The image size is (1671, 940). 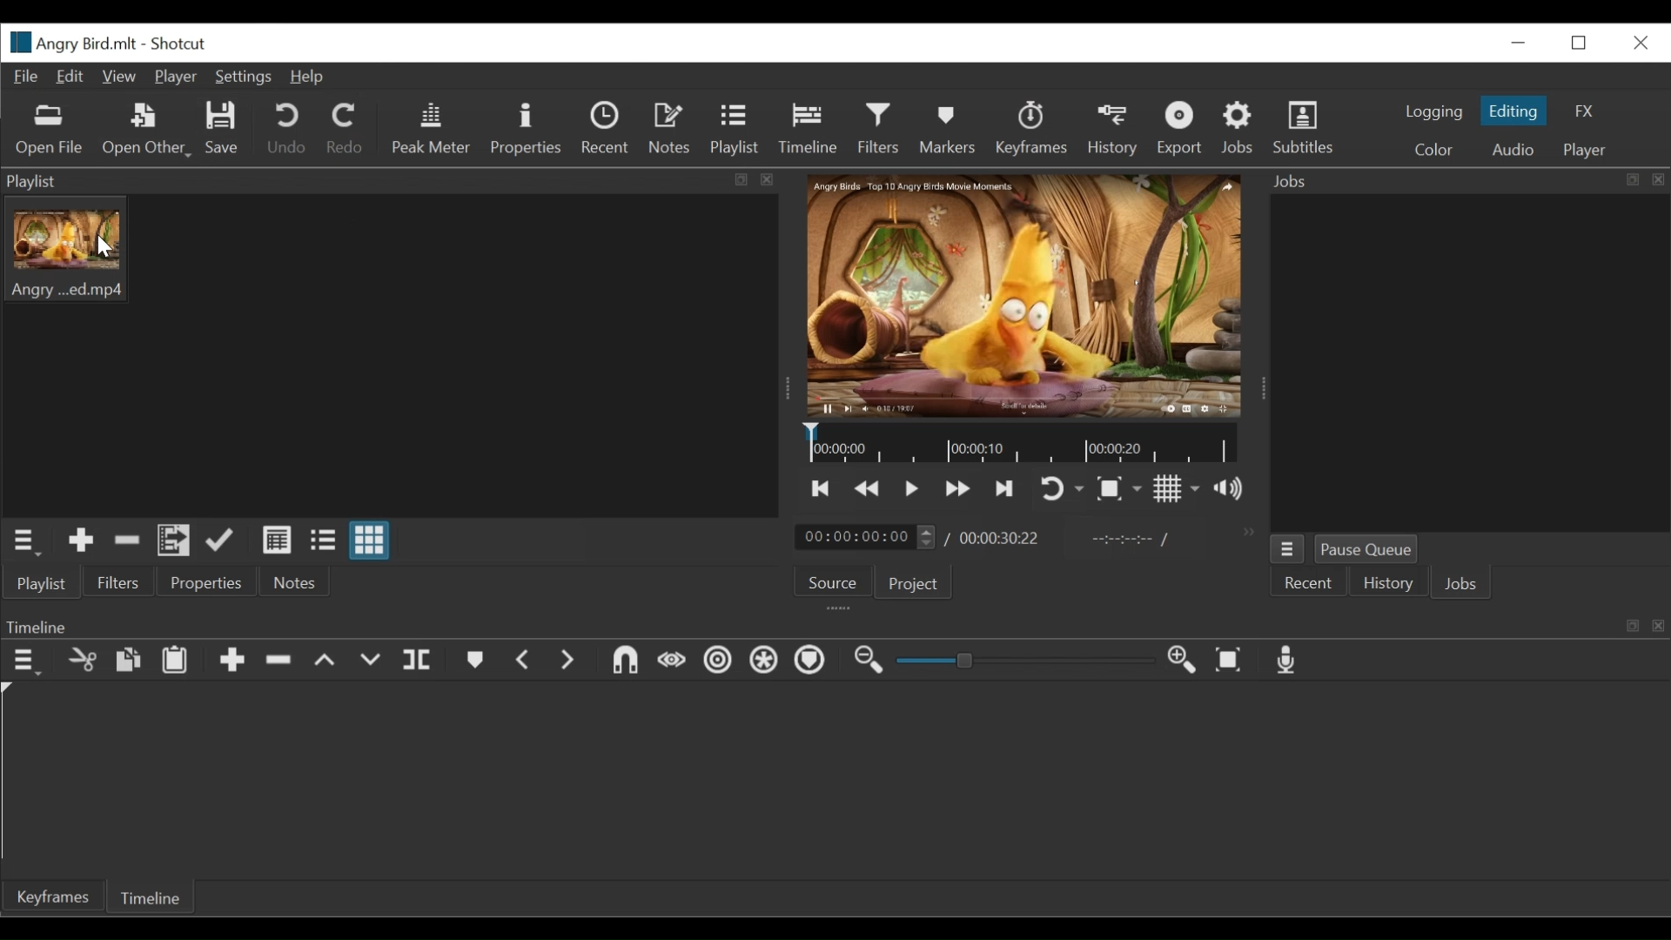 What do you see at coordinates (128, 660) in the screenshot?
I see `Paste` at bounding box center [128, 660].